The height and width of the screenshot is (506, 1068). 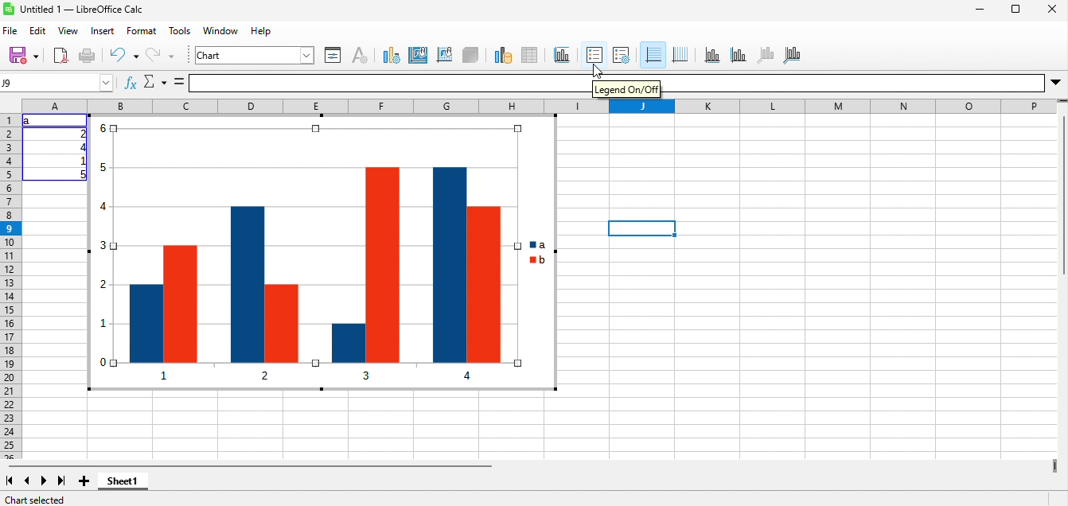 I want to click on chart wall, so click(x=445, y=56).